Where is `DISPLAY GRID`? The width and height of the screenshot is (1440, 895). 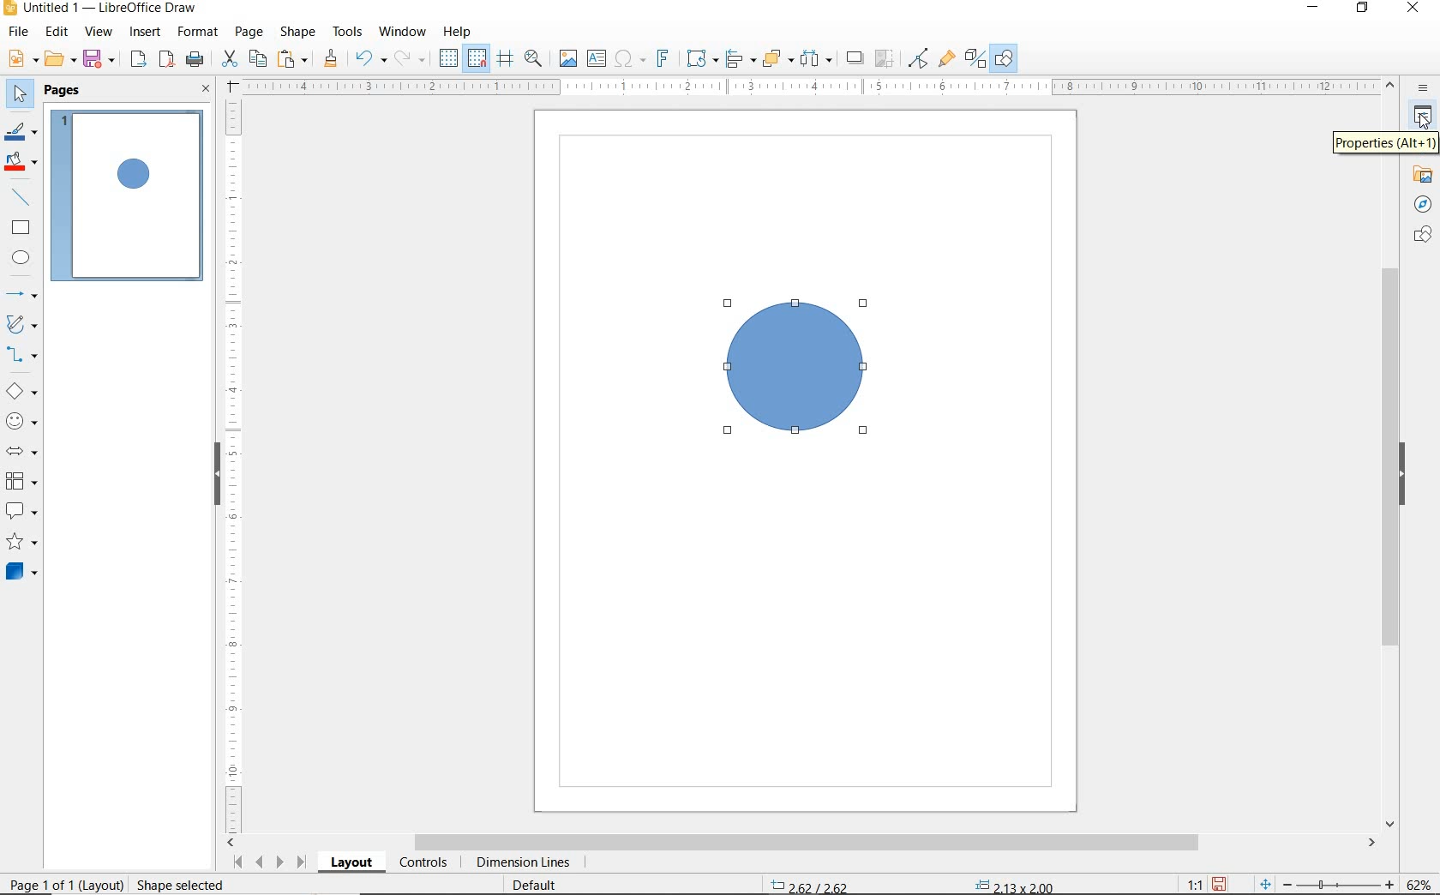
DISPLAY GRID is located at coordinates (447, 59).